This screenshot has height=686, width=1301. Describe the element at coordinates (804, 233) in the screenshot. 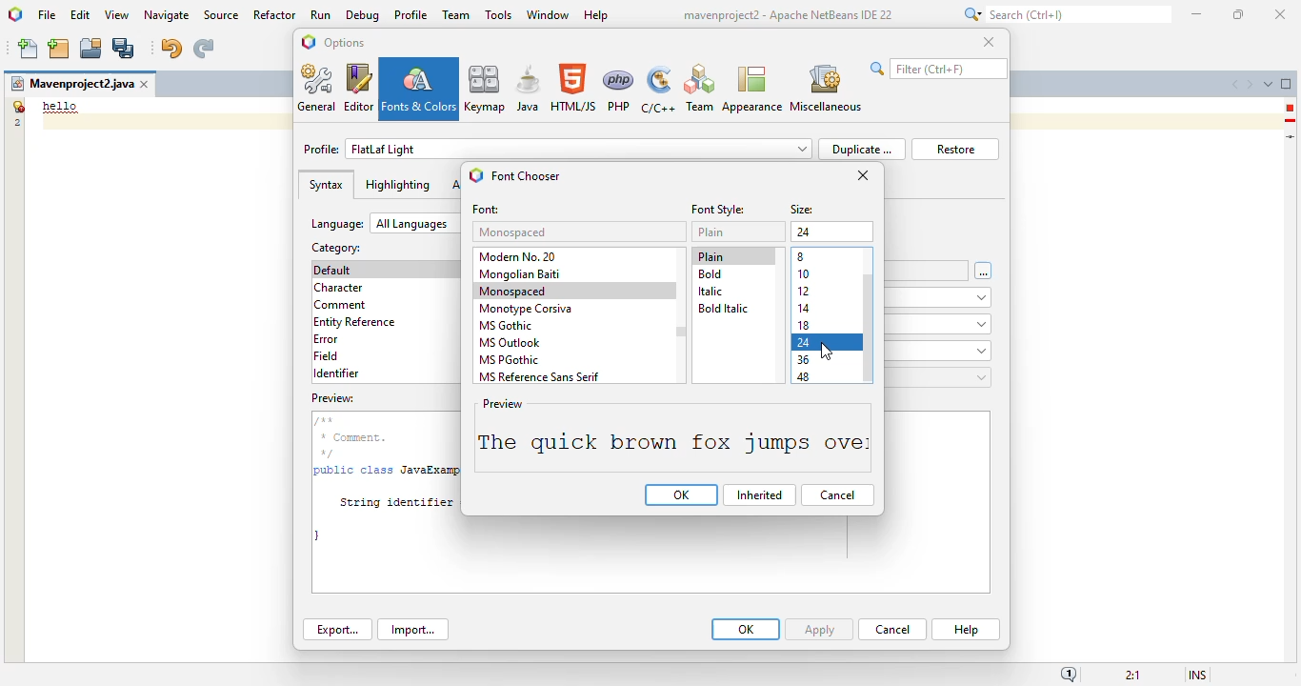

I see `12` at that location.